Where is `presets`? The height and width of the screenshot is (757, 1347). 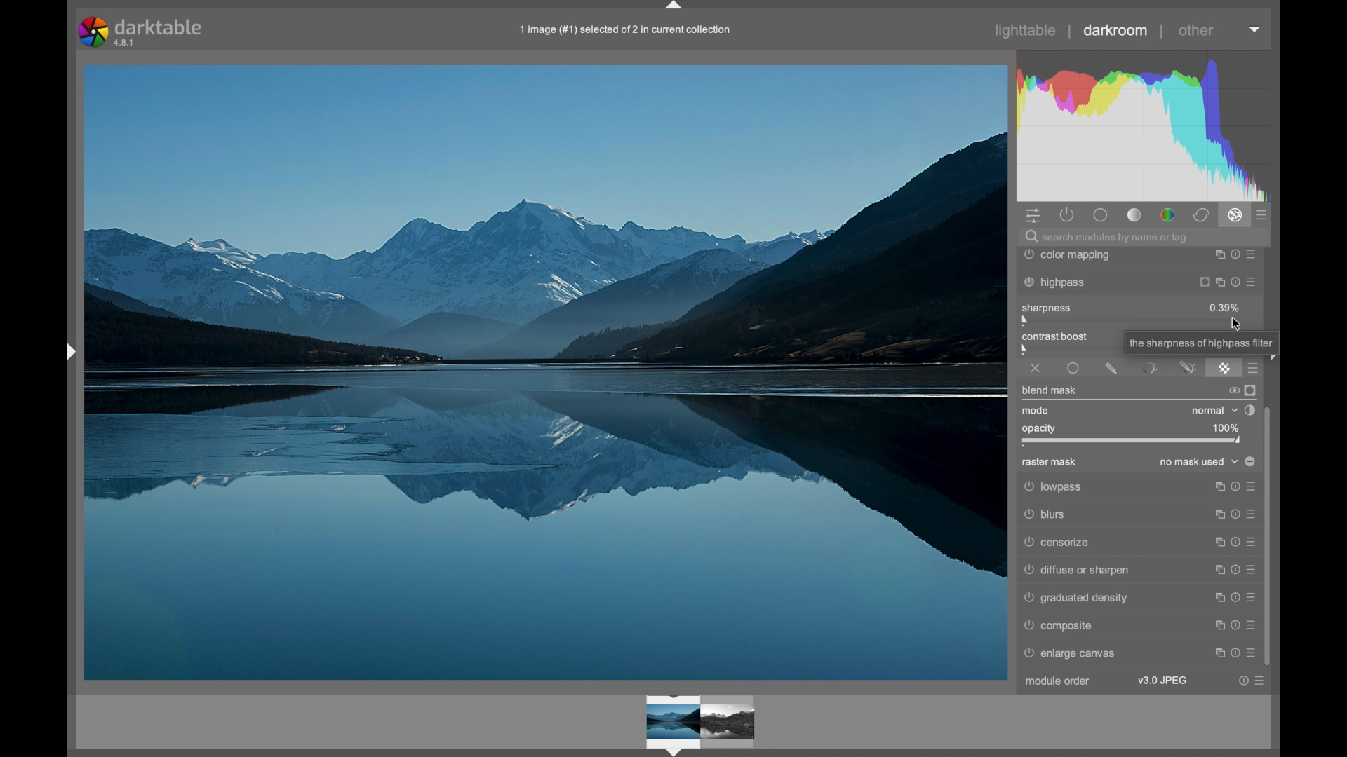 presets is located at coordinates (1254, 369).